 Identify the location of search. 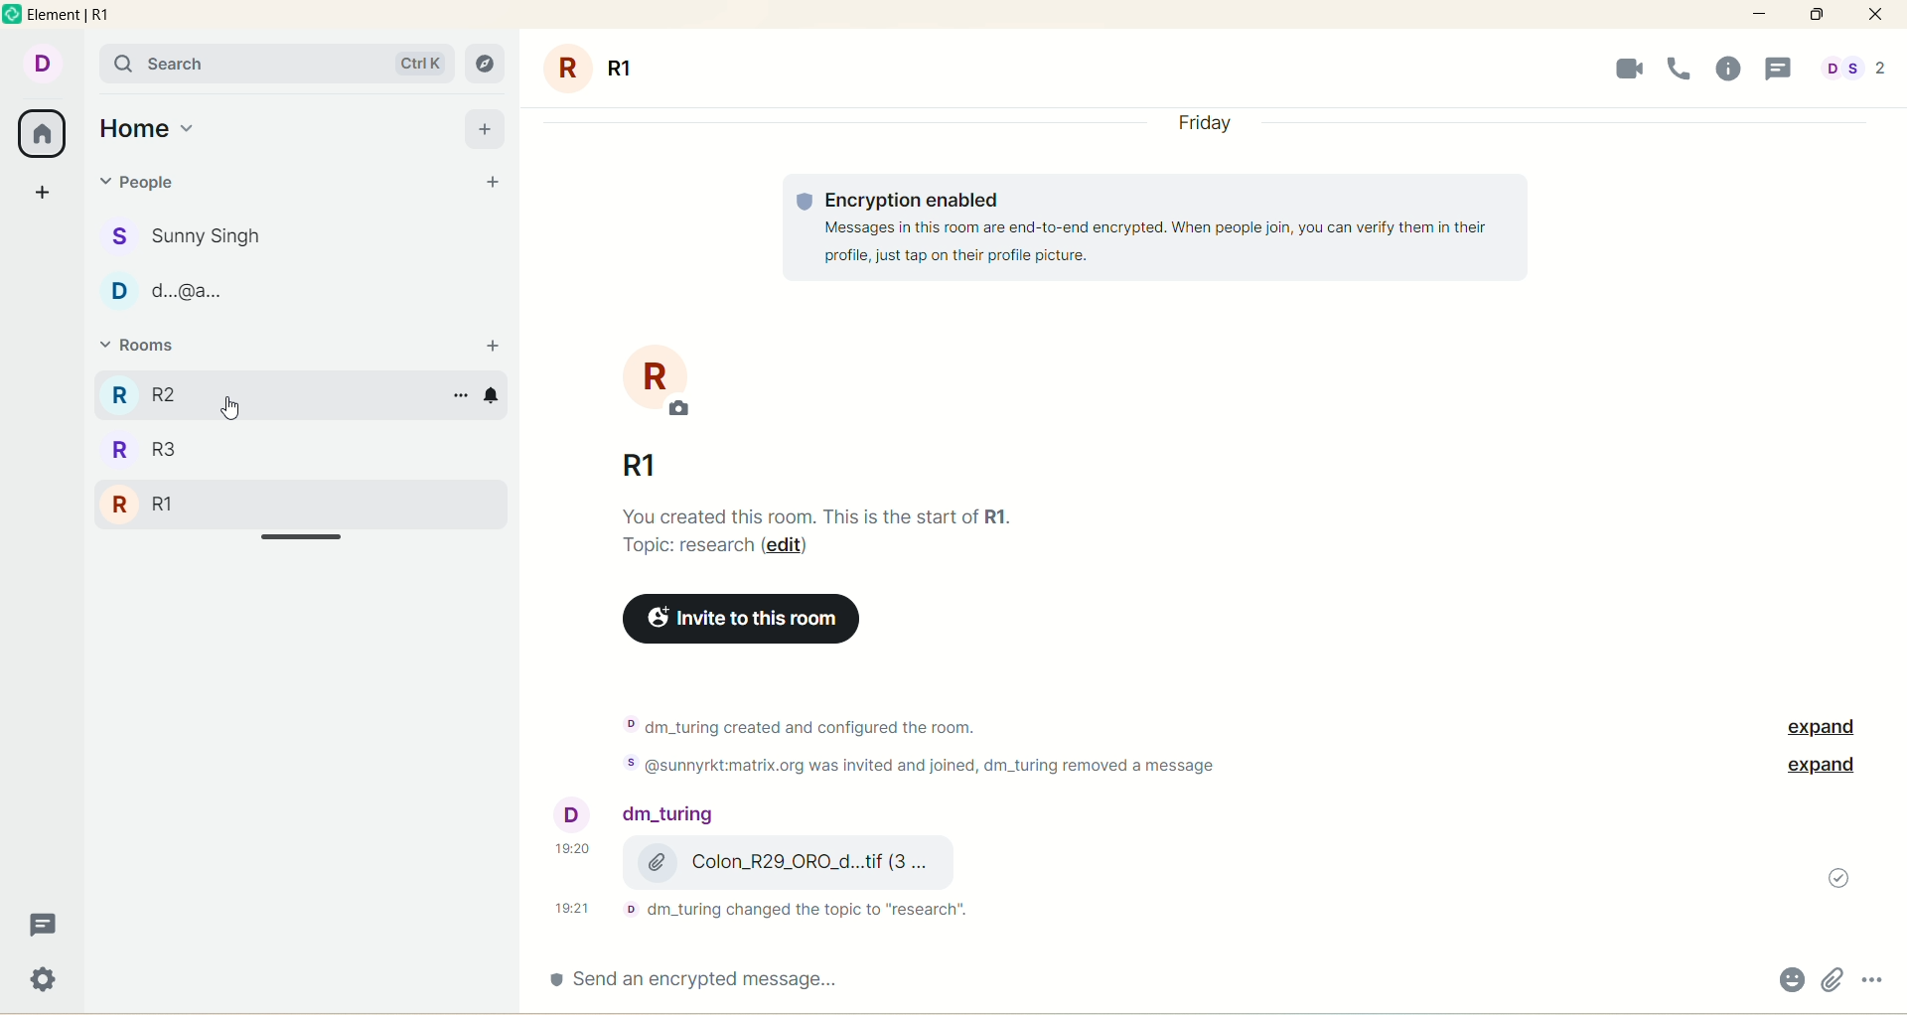
(275, 64).